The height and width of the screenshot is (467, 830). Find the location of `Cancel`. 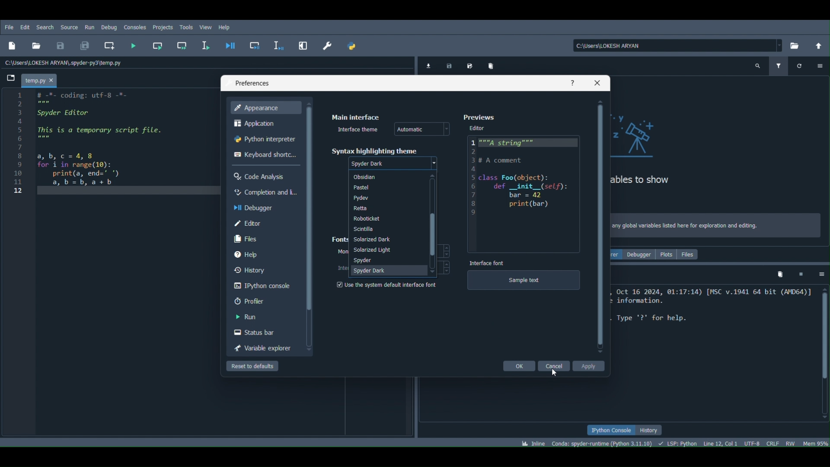

Cancel is located at coordinates (555, 365).